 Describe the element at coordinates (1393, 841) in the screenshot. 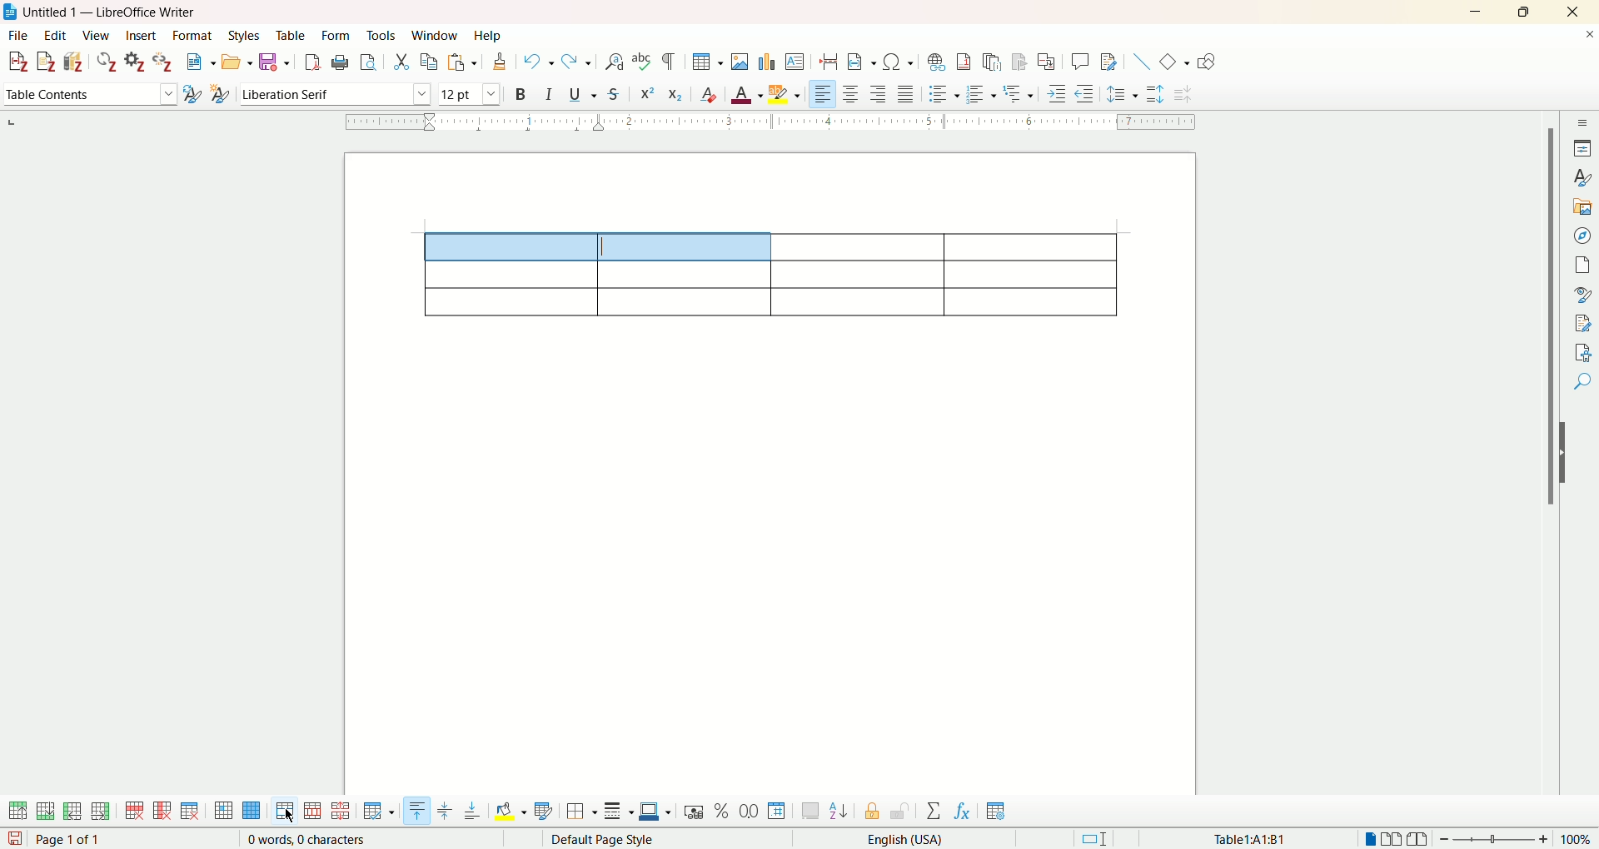

I see `multiple page view` at that location.